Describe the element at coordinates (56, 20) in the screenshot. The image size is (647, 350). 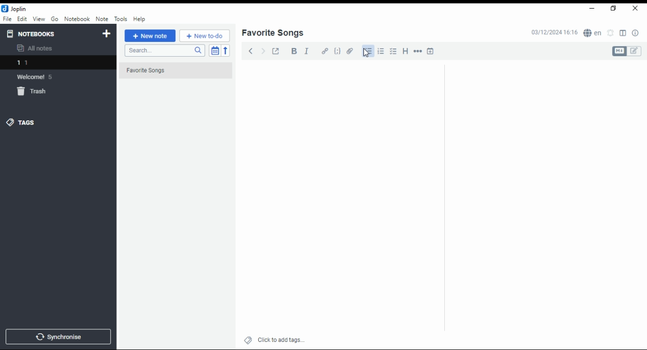
I see `go` at that location.